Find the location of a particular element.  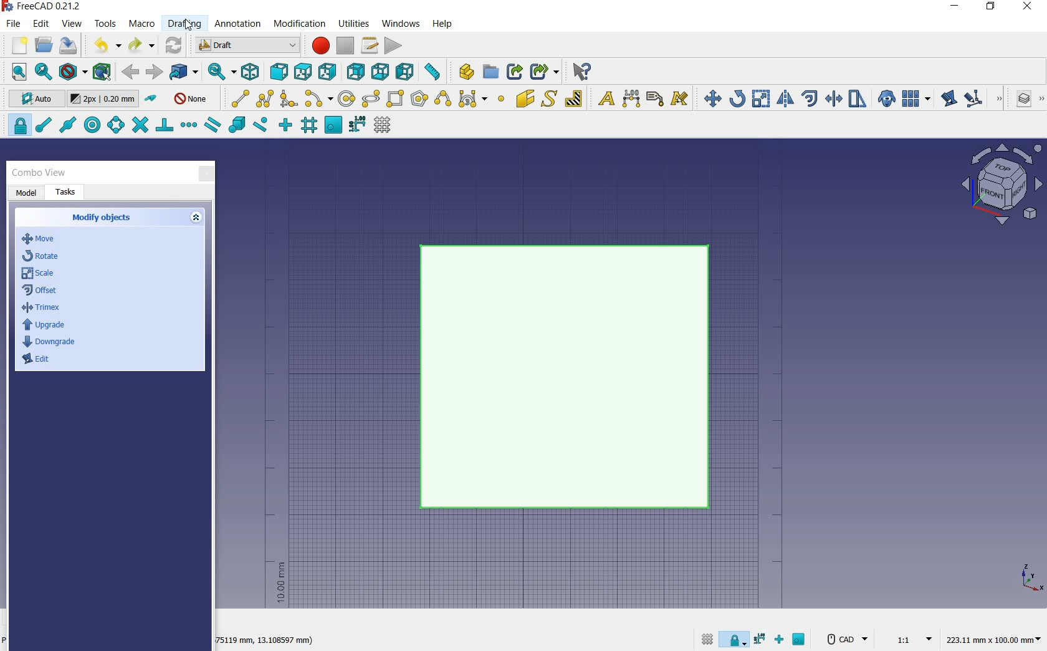

move is located at coordinates (709, 98).